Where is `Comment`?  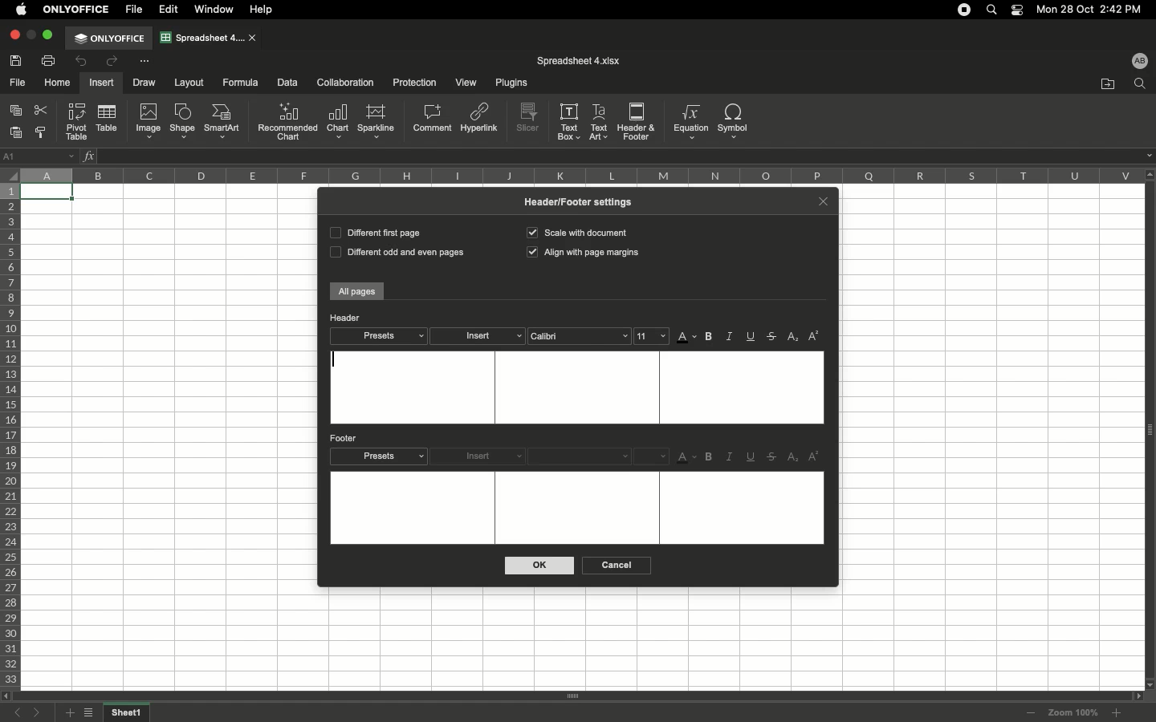 Comment is located at coordinates (433, 120).